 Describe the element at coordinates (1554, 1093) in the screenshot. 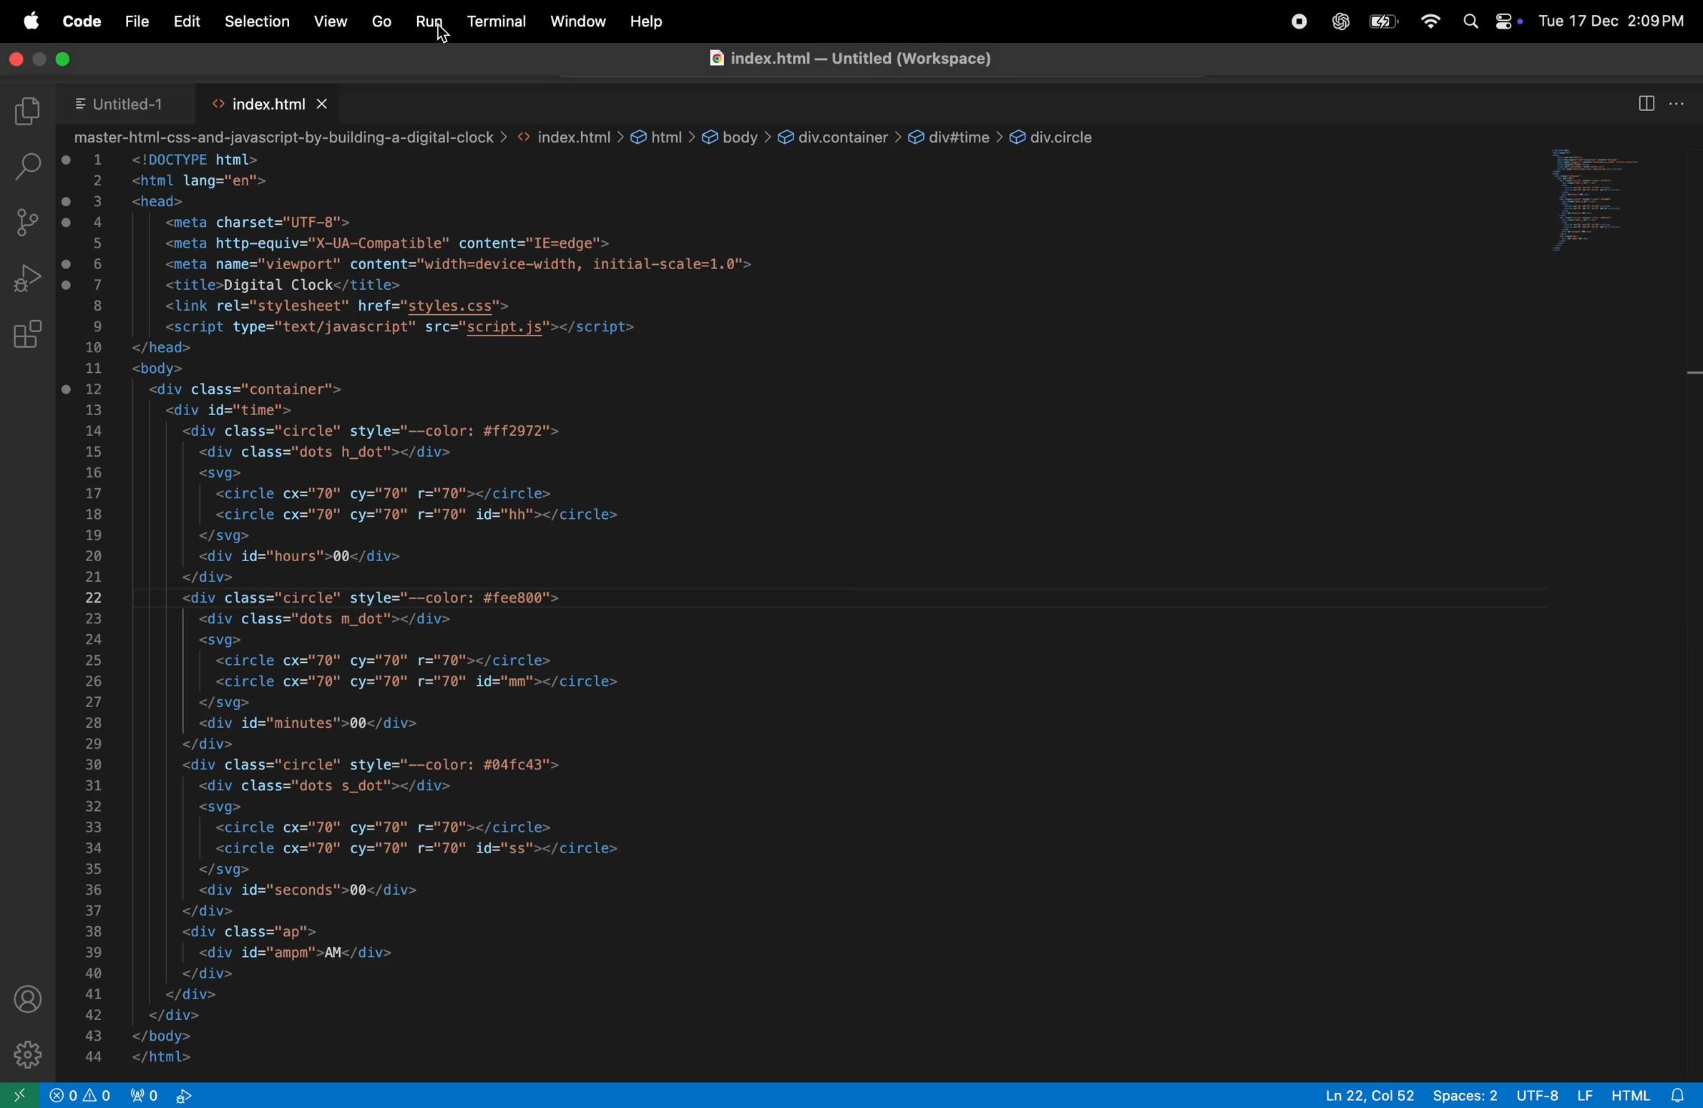

I see `UTF 8 LF` at that location.